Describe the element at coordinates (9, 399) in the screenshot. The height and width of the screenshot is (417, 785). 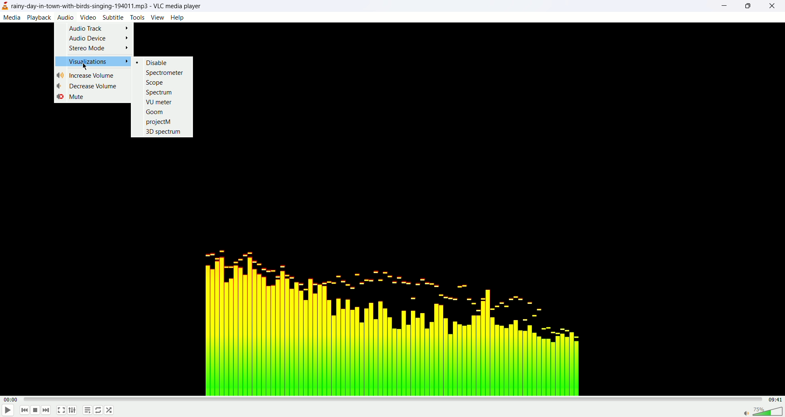
I see `played time` at that location.